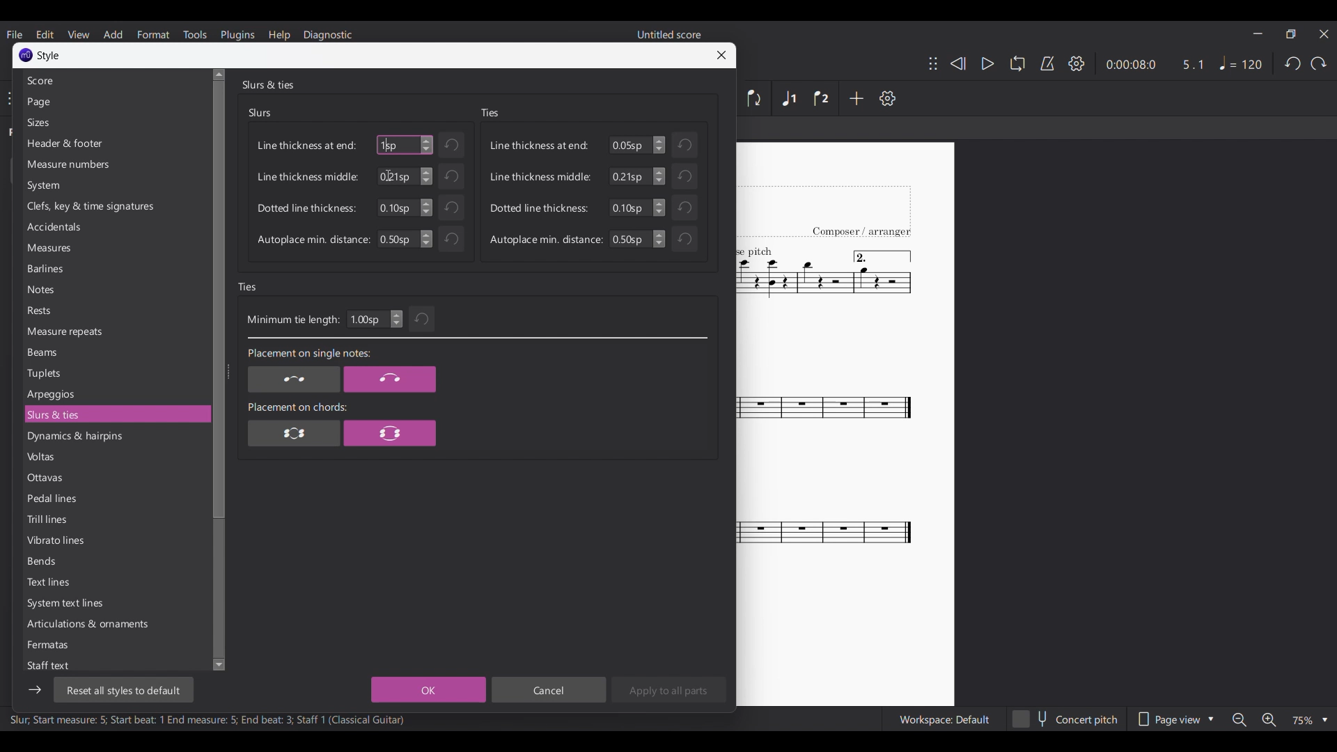 Image resolution: width=1337 pixels, height=752 pixels. I want to click on Header & footer, so click(115, 143).